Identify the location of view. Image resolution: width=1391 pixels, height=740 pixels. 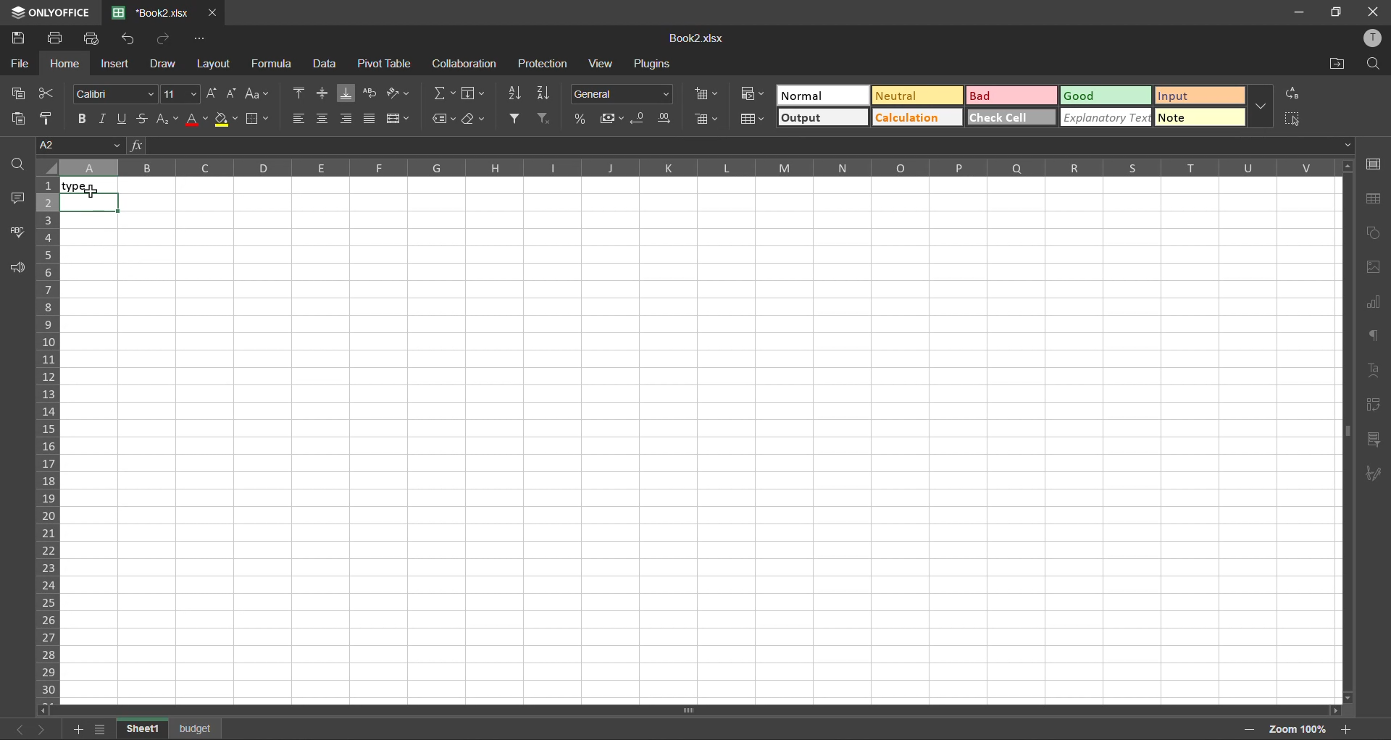
(603, 63).